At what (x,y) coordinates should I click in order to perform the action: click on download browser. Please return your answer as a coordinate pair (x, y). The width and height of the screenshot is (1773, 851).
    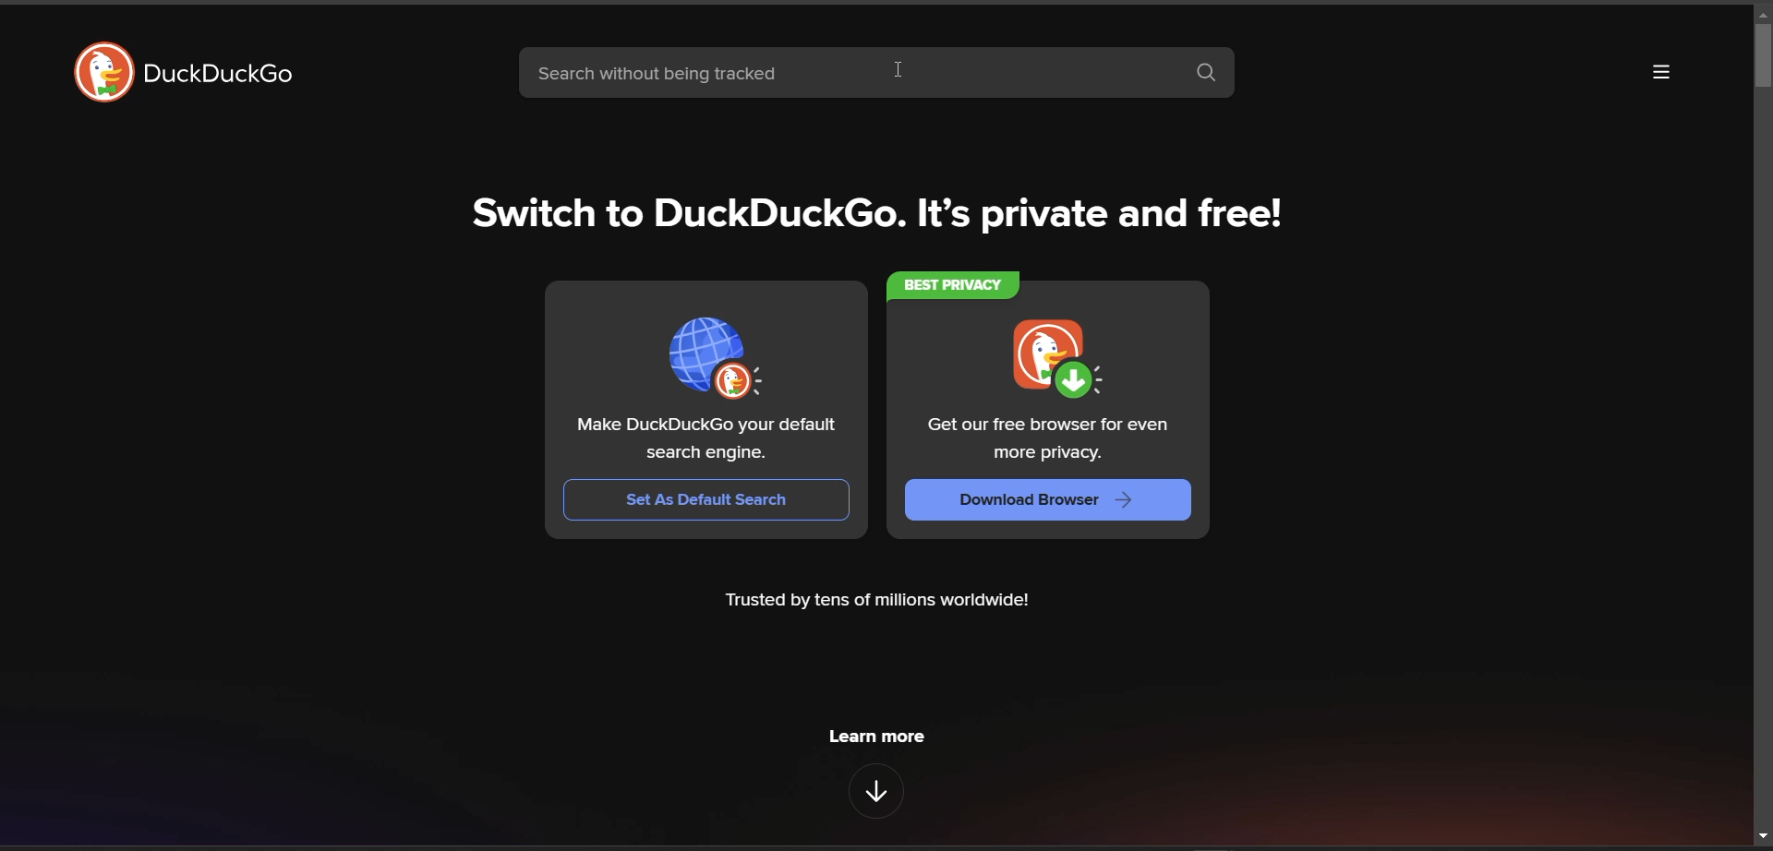
    Looking at the image, I should click on (1050, 497).